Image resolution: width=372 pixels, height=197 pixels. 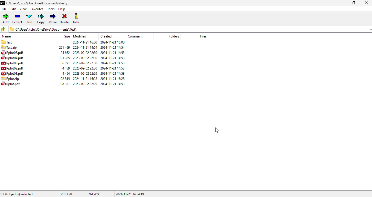 I want to click on created date & time, so click(x=113, y=47).